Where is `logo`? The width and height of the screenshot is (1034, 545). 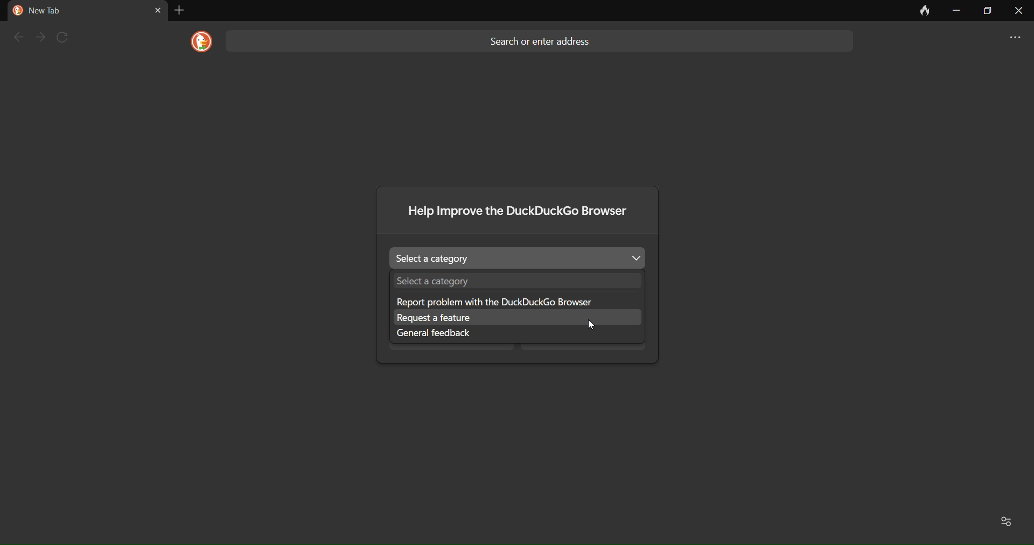 logo is located at coordinates (198, 42).